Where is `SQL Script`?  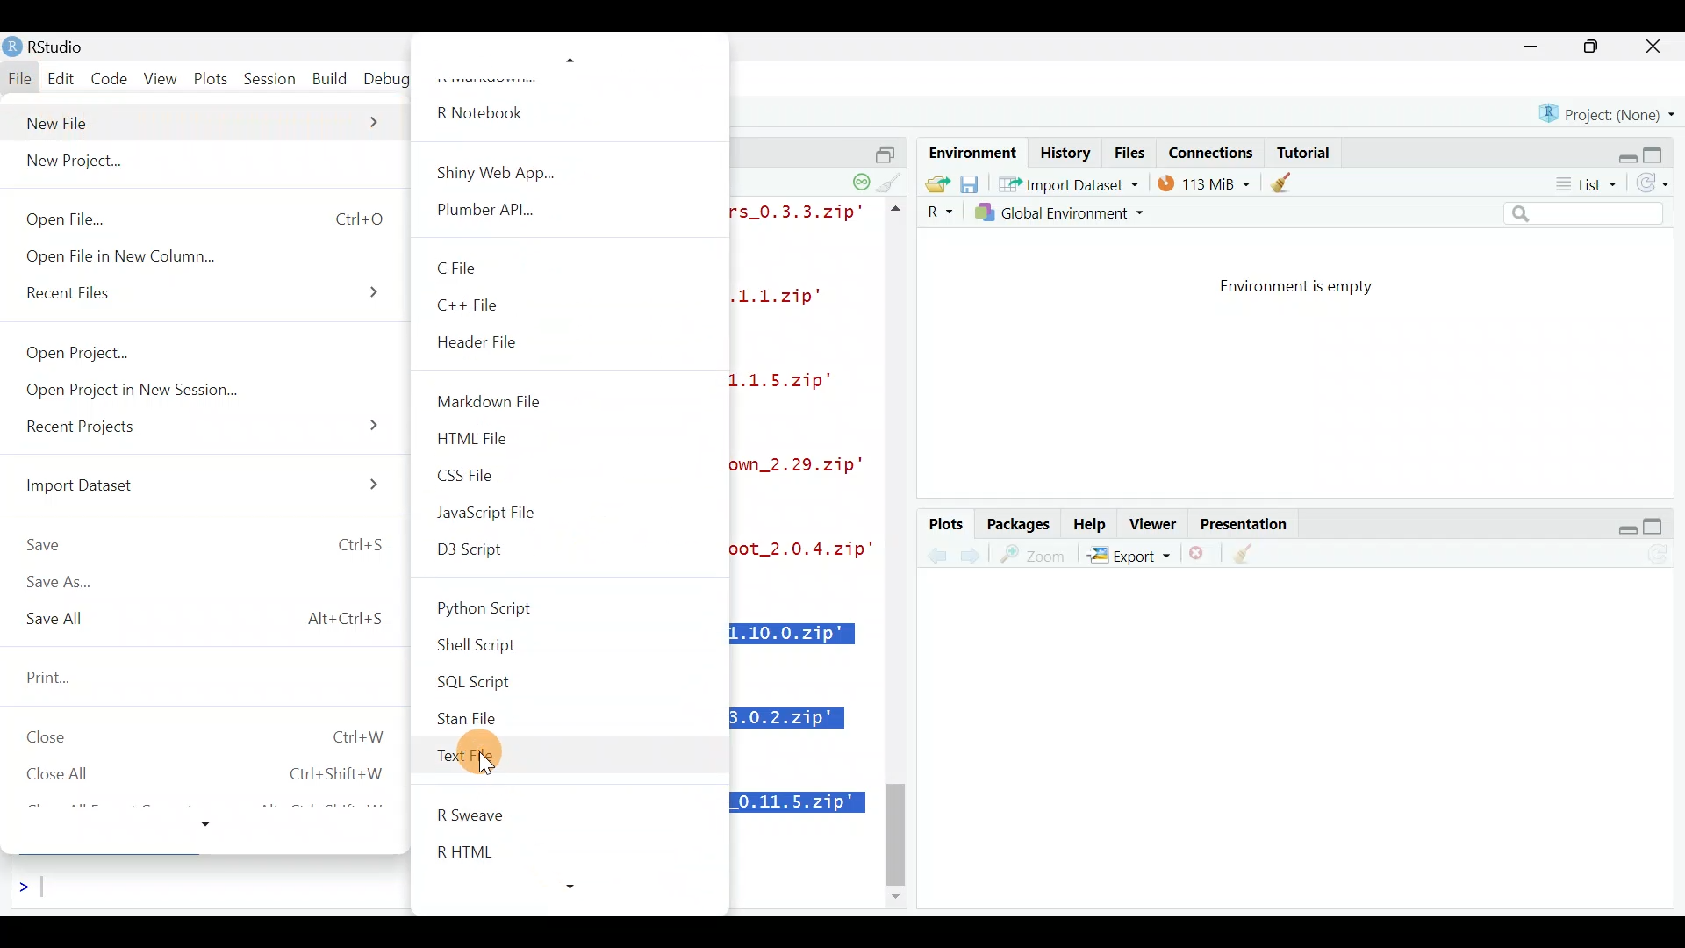 SQL Script is located at coordinates (477, 679).